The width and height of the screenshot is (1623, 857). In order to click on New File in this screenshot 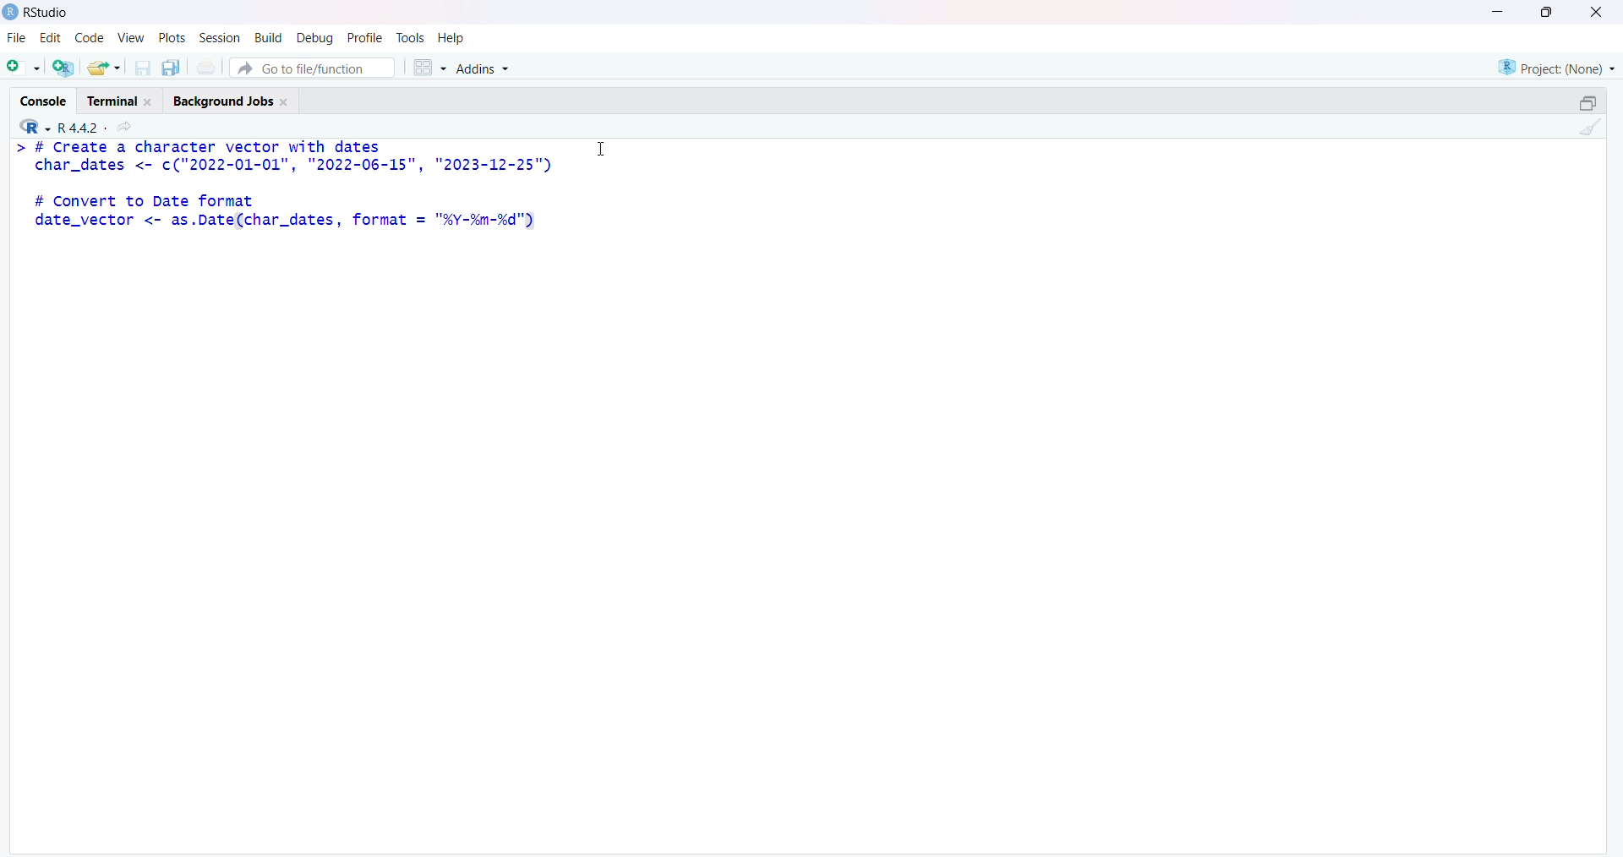, I will do `click(24, 66)`.